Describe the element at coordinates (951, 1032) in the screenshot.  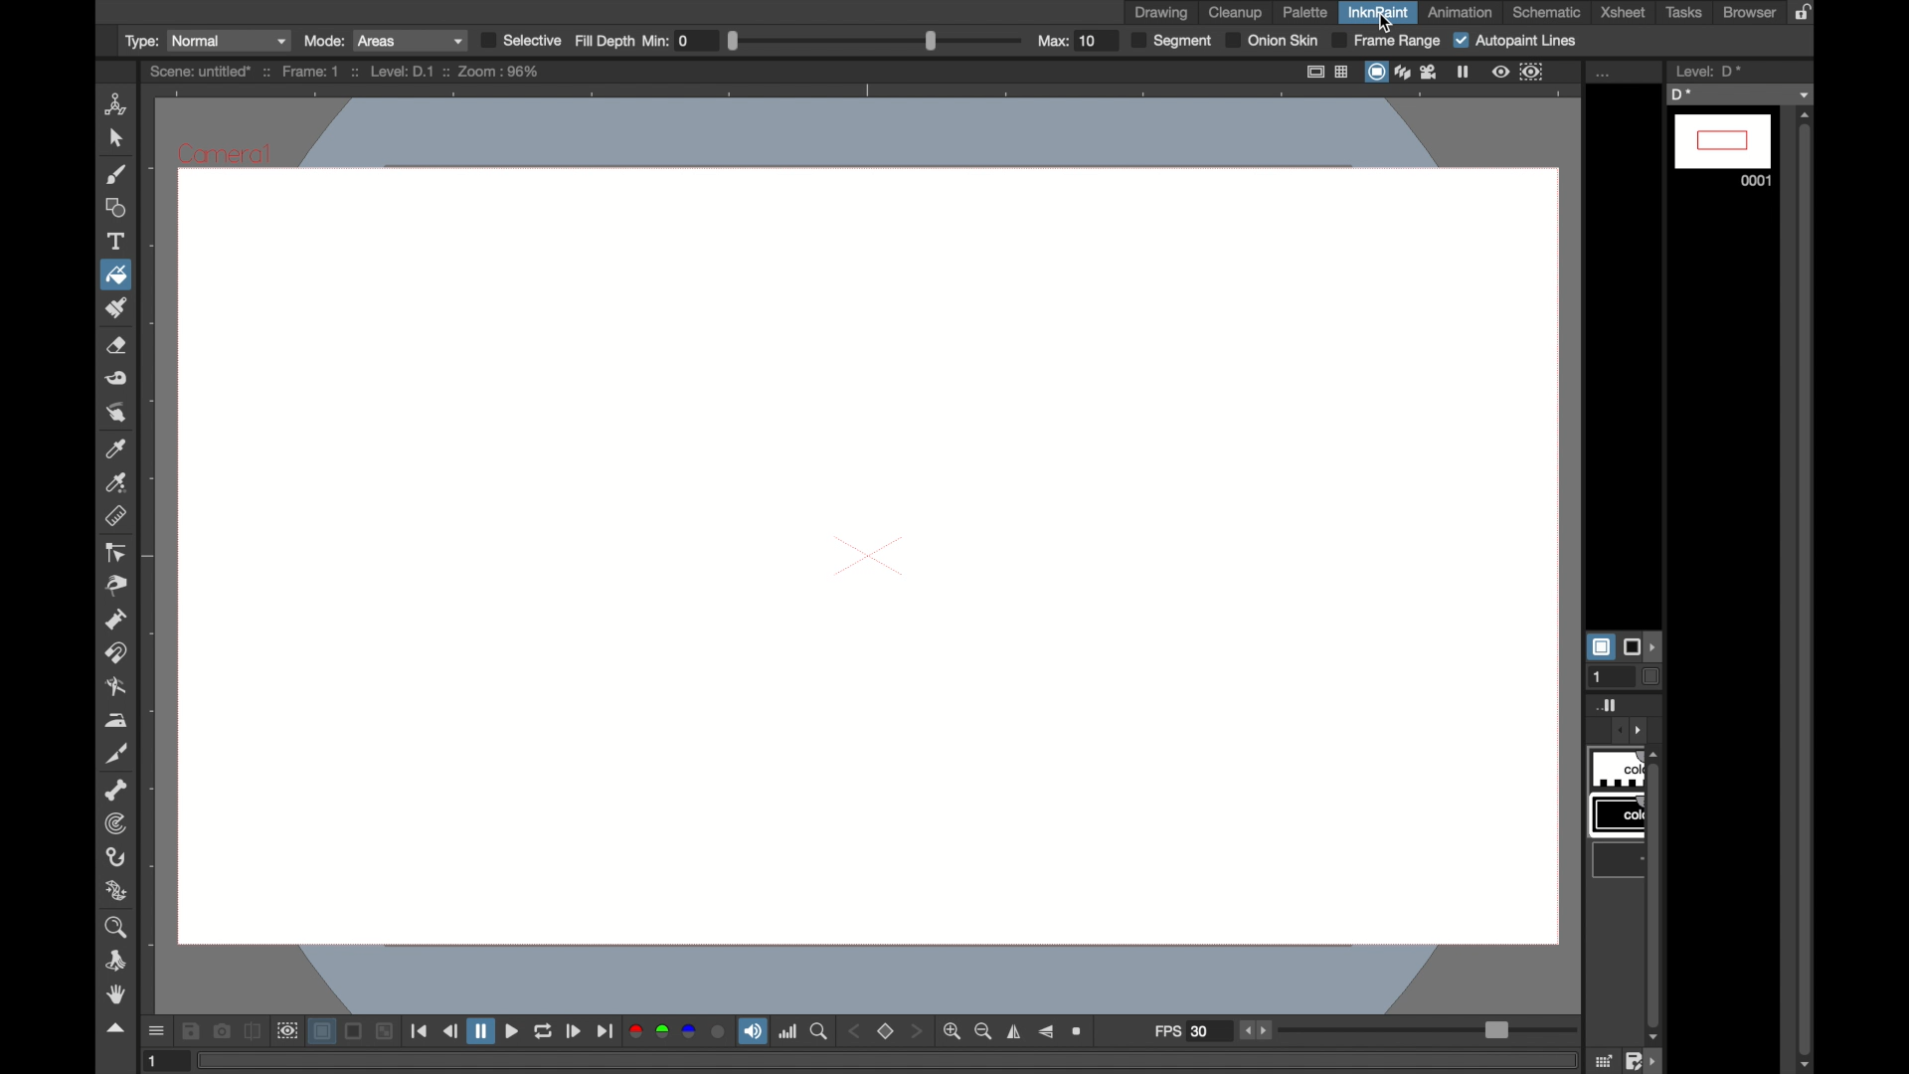
I see `zoom in` at that location.